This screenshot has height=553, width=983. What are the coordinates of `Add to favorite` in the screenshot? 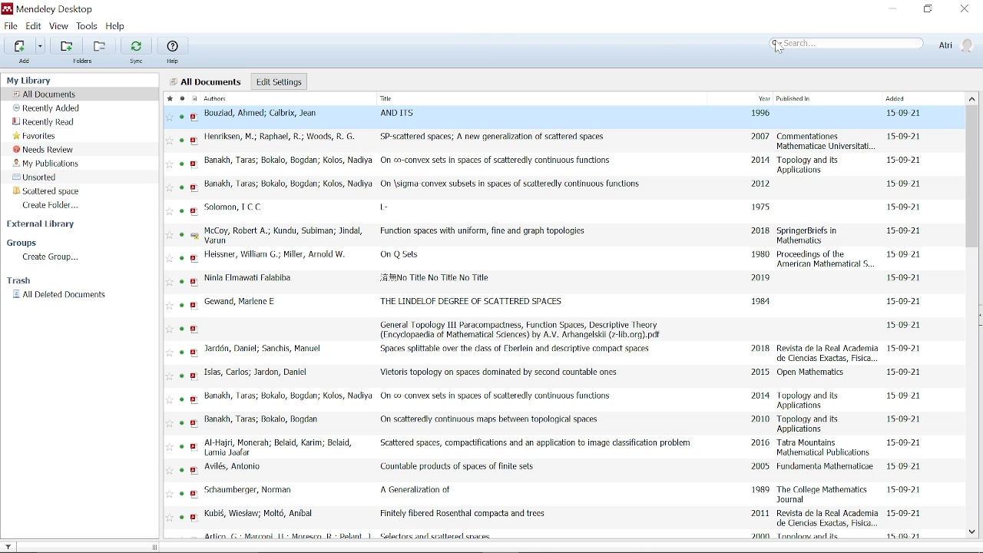 It's located at (170, 353).